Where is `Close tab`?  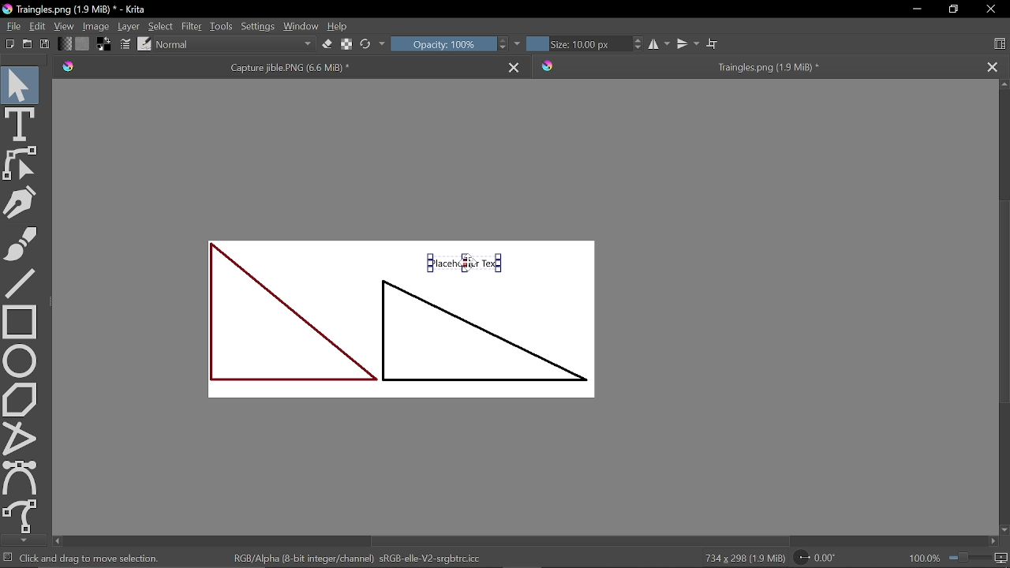 Close tab is located at coordinates (997, 65).